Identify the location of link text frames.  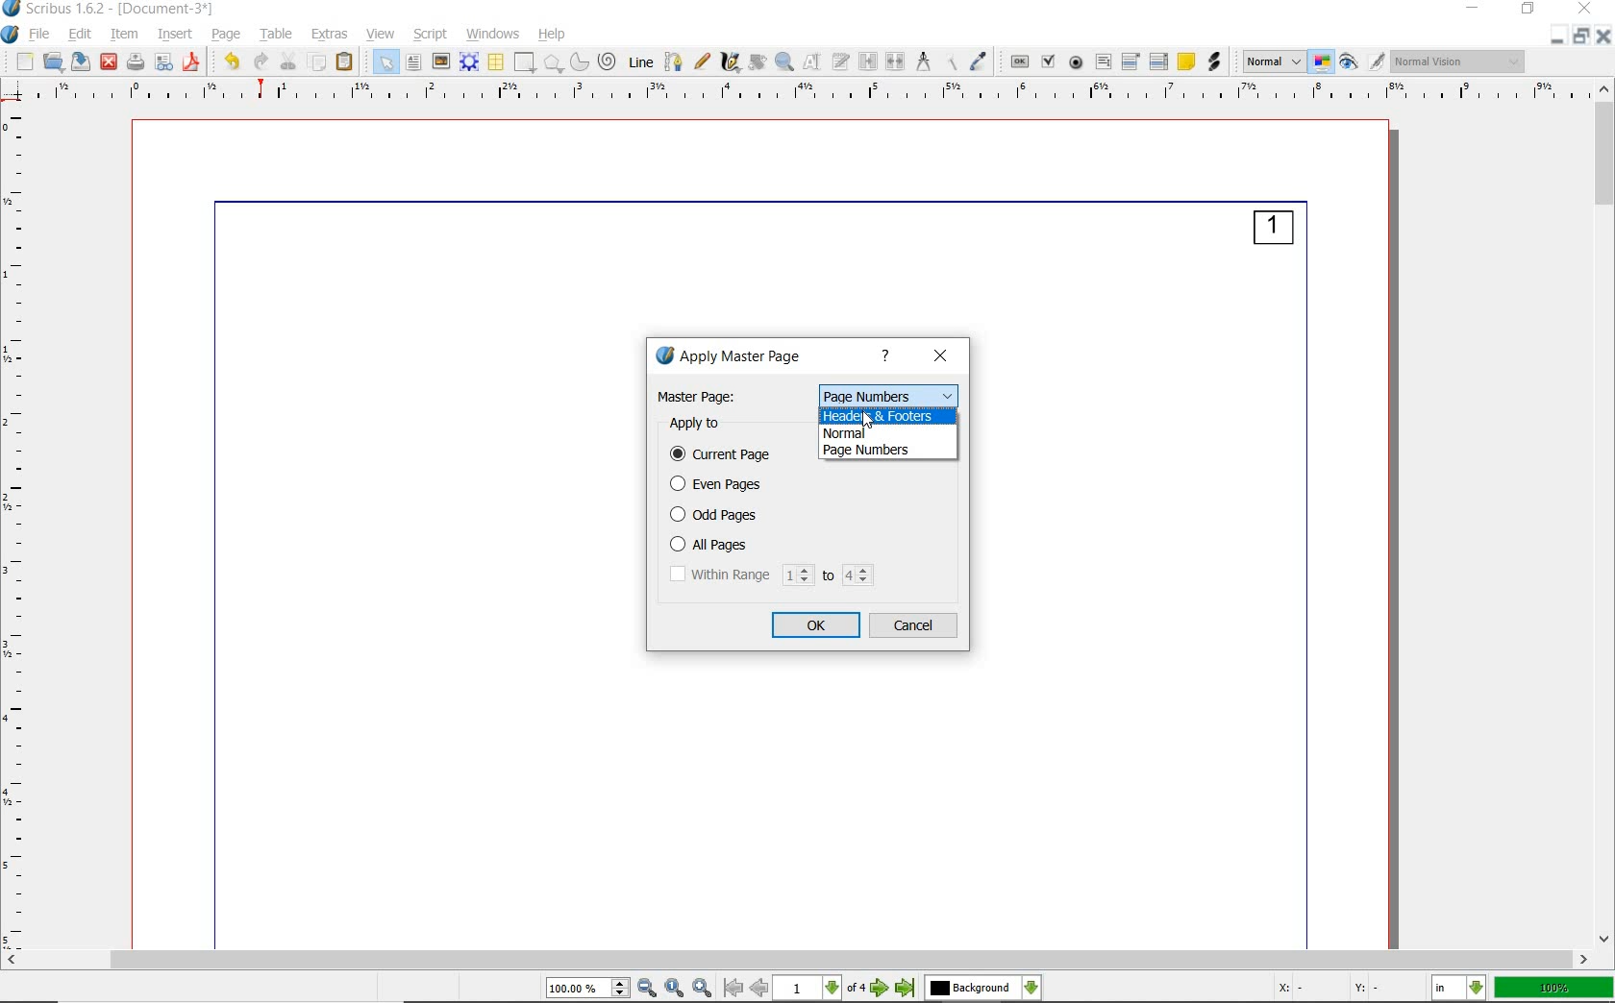
(866, 61).